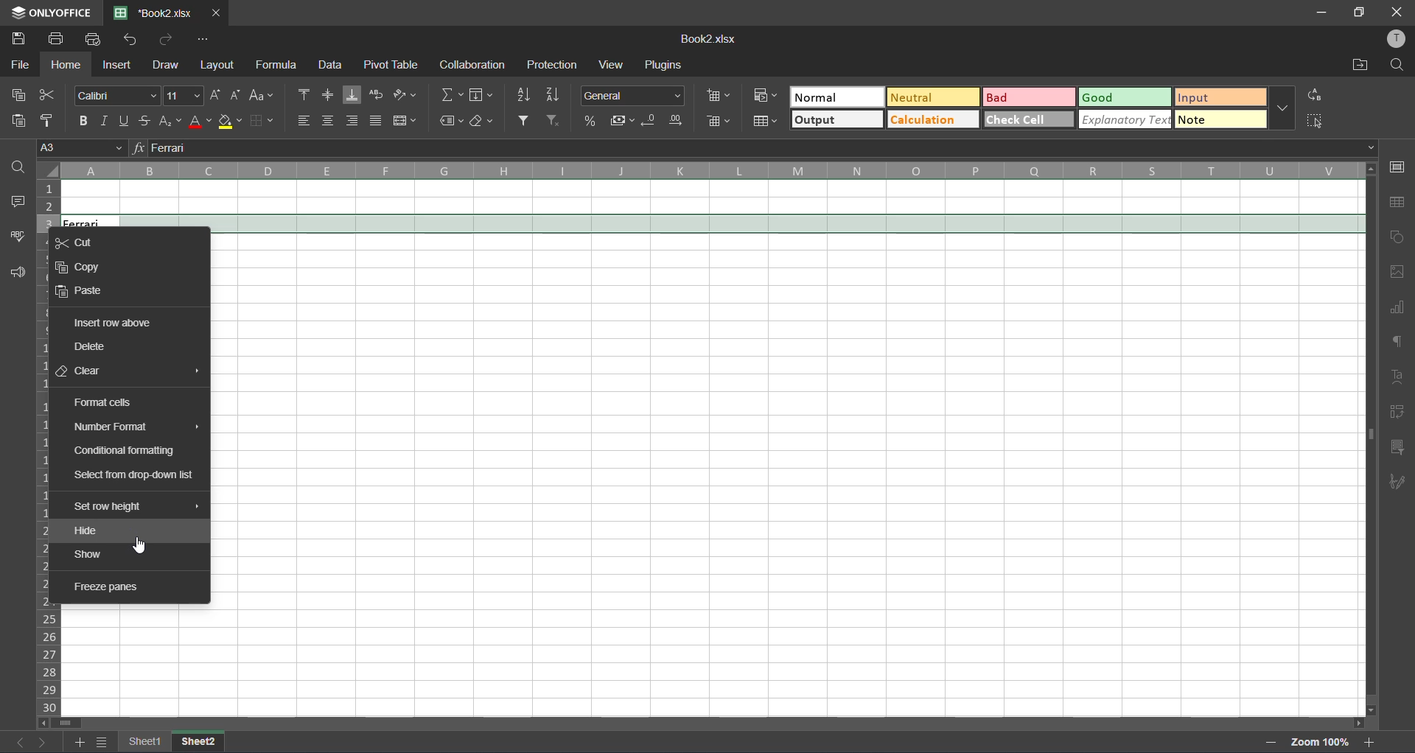 The width and height of the screenshot is (1415, 753). Describe the element at coordinates (15, 240) in the screenshot. I see `spellcheck` at that location.